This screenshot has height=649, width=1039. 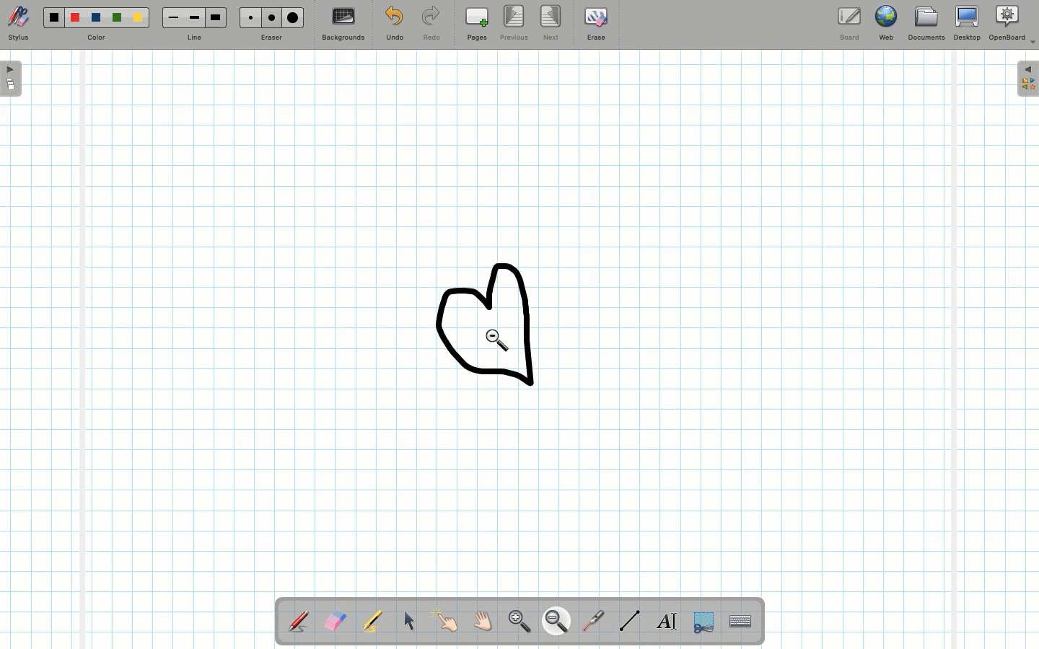 What do you see at coordinates (517, 620) in the screenshot?
I see `Zoom in` at bounding box center [517, 620].